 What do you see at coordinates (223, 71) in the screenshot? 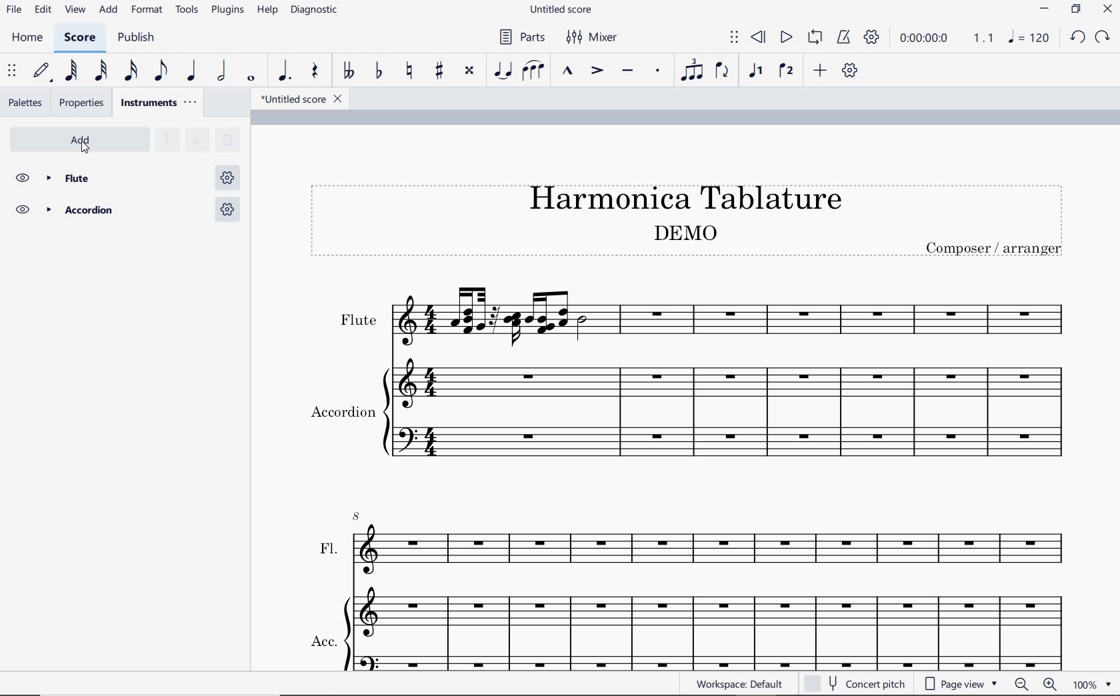
I see `half note` at bounding box center [223, 71].